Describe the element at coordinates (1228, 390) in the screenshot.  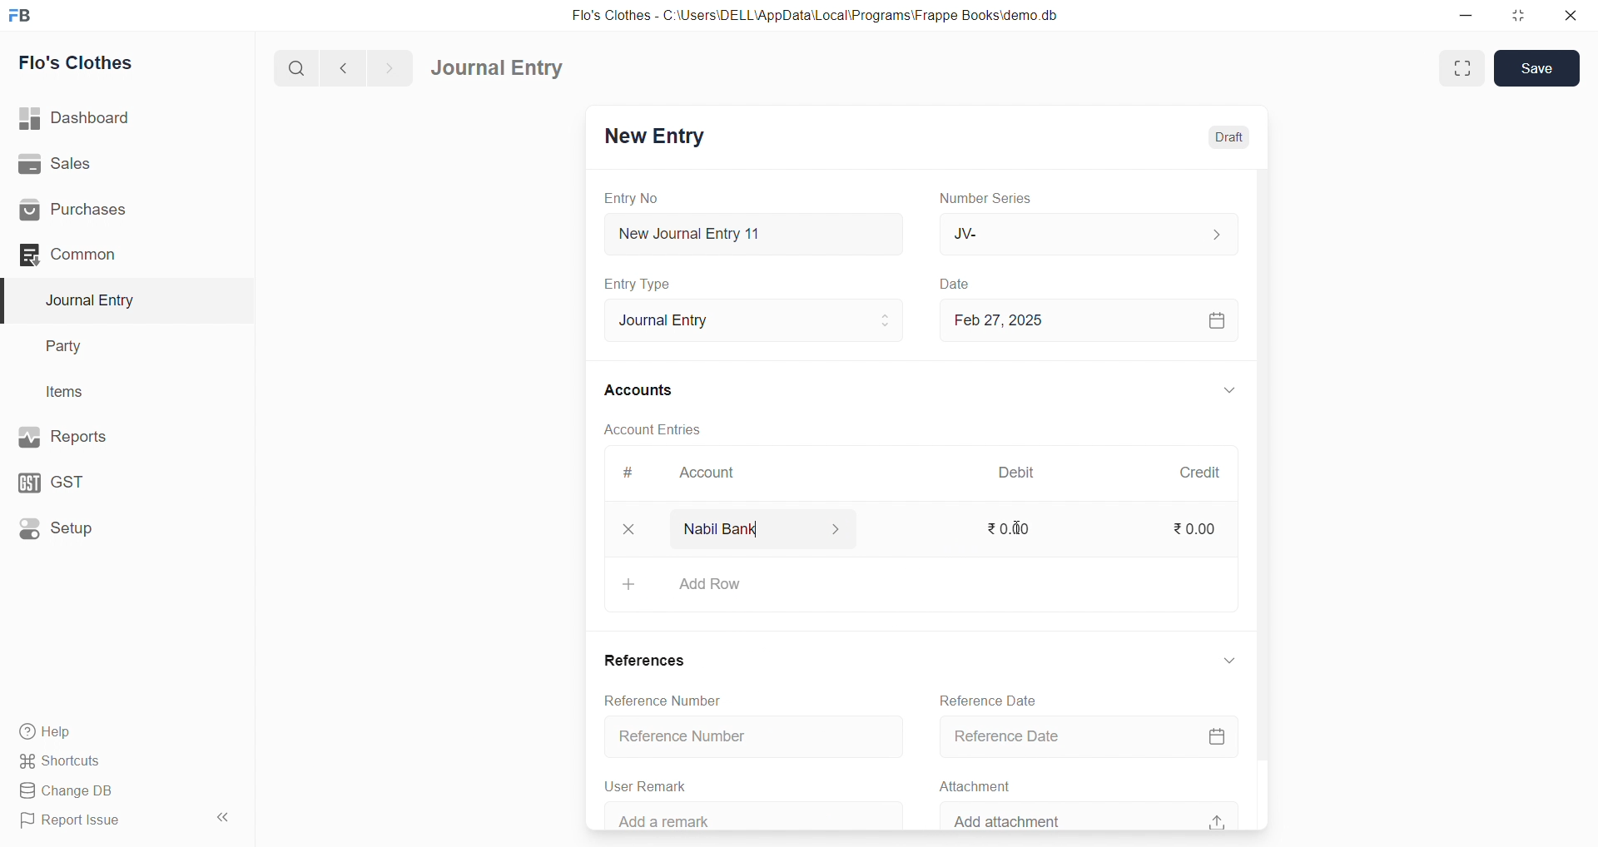
I see `EXPAND/COLLAPSE` at that location.